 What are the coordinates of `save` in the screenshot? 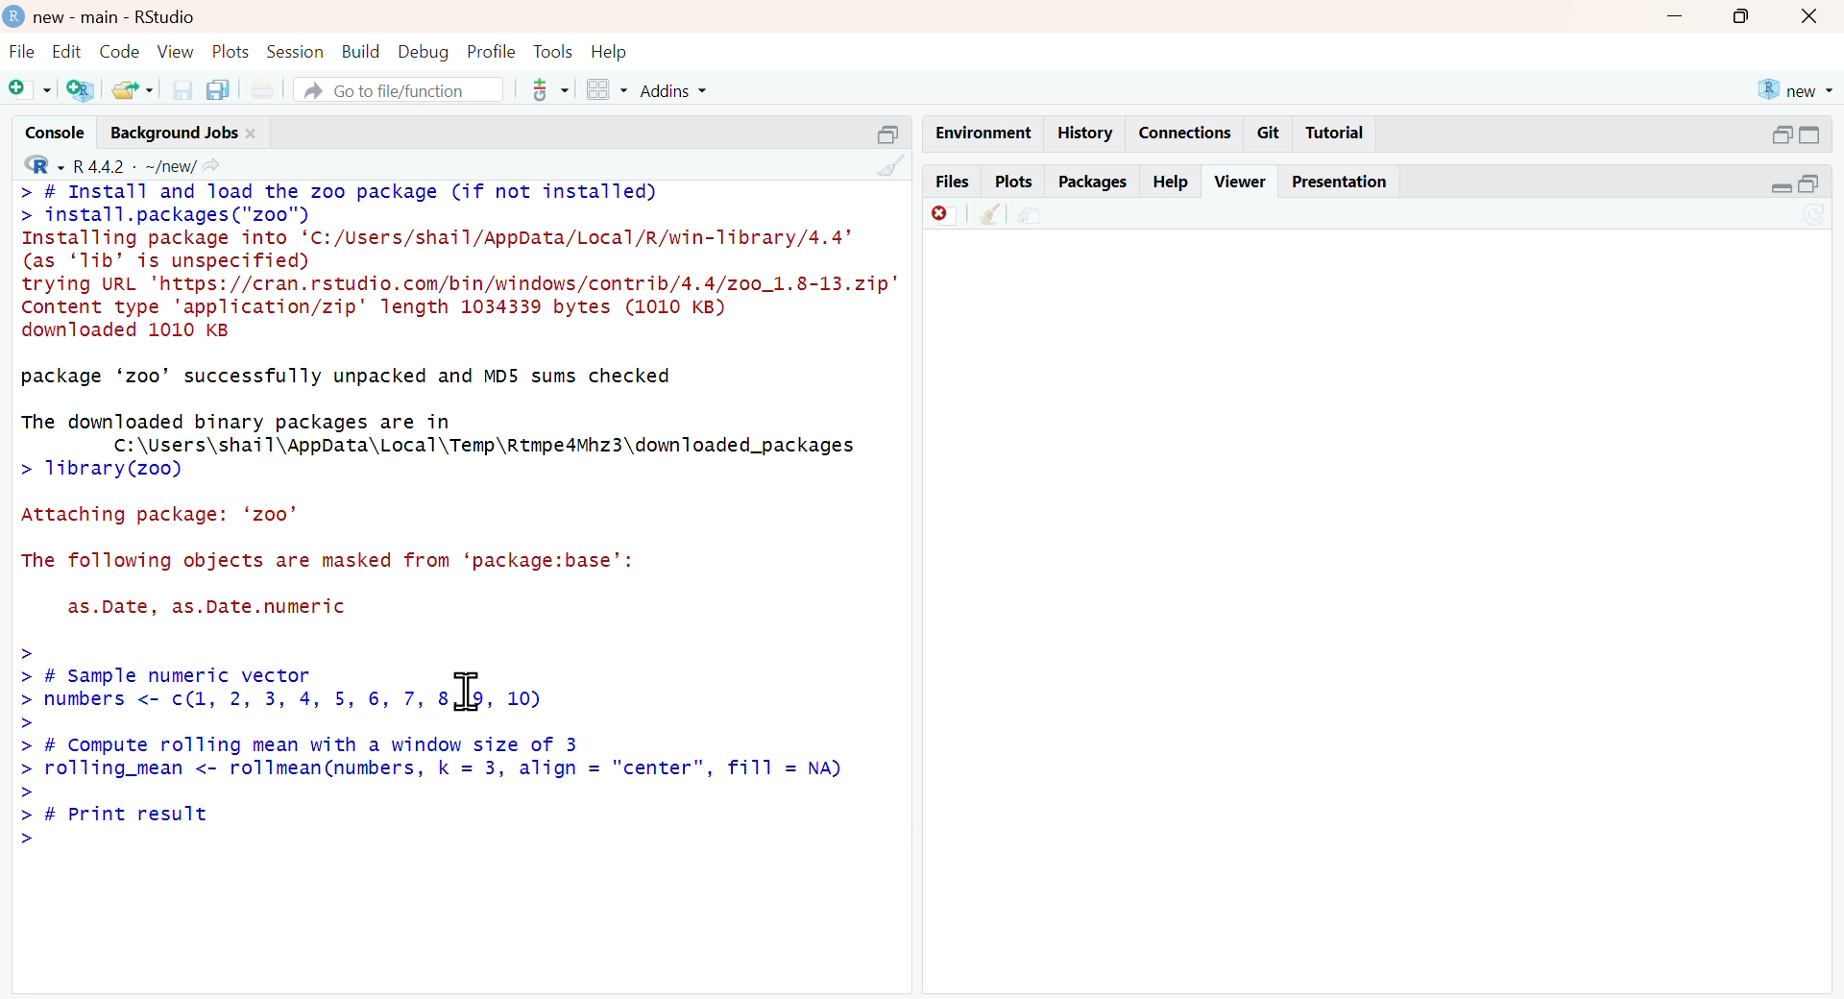 It's located at (183, 89).